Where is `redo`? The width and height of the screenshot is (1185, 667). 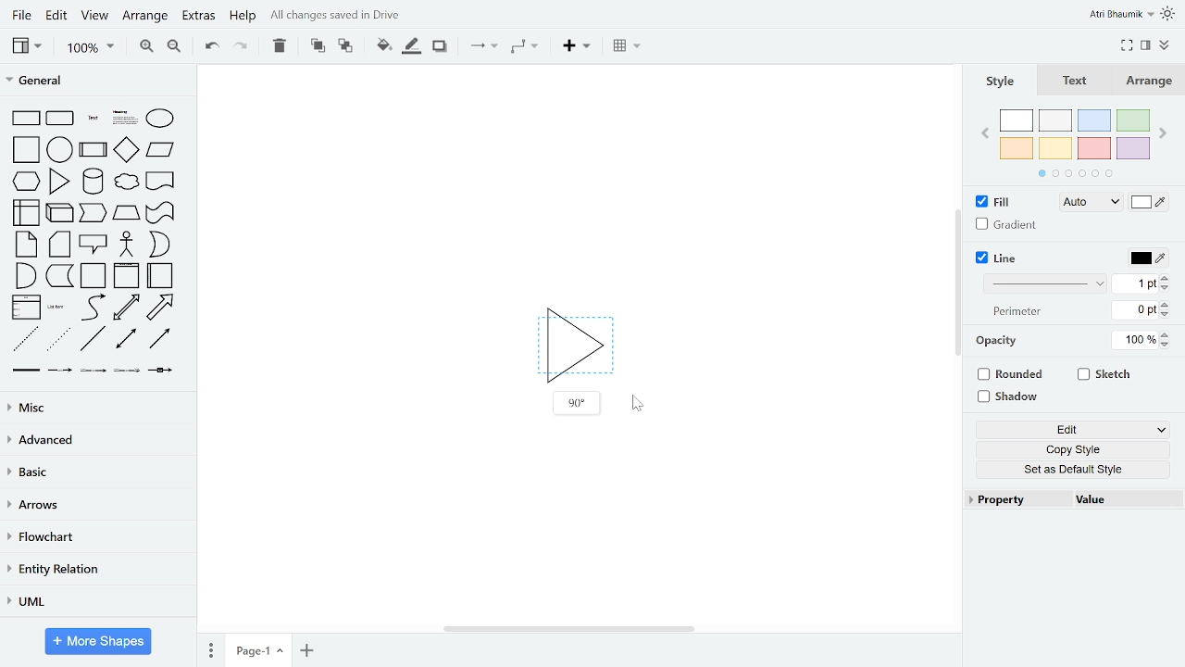
redo is located at coordinates (242, 46).